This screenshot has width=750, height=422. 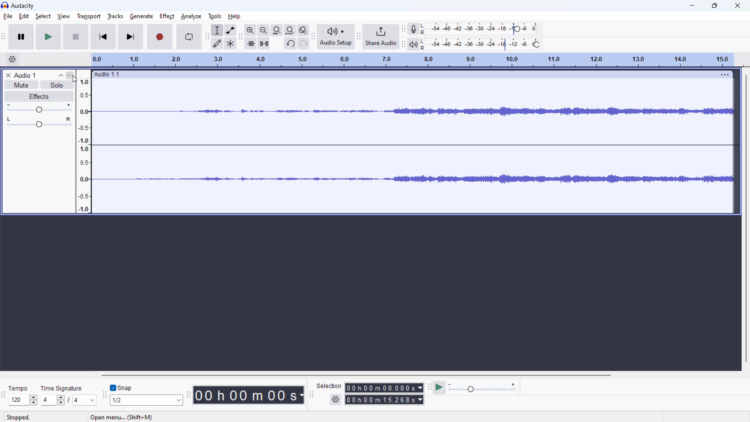 What do you see at coordinates (160, 37) in the screenshot?
I see `record` at bounding box center [160, 37].